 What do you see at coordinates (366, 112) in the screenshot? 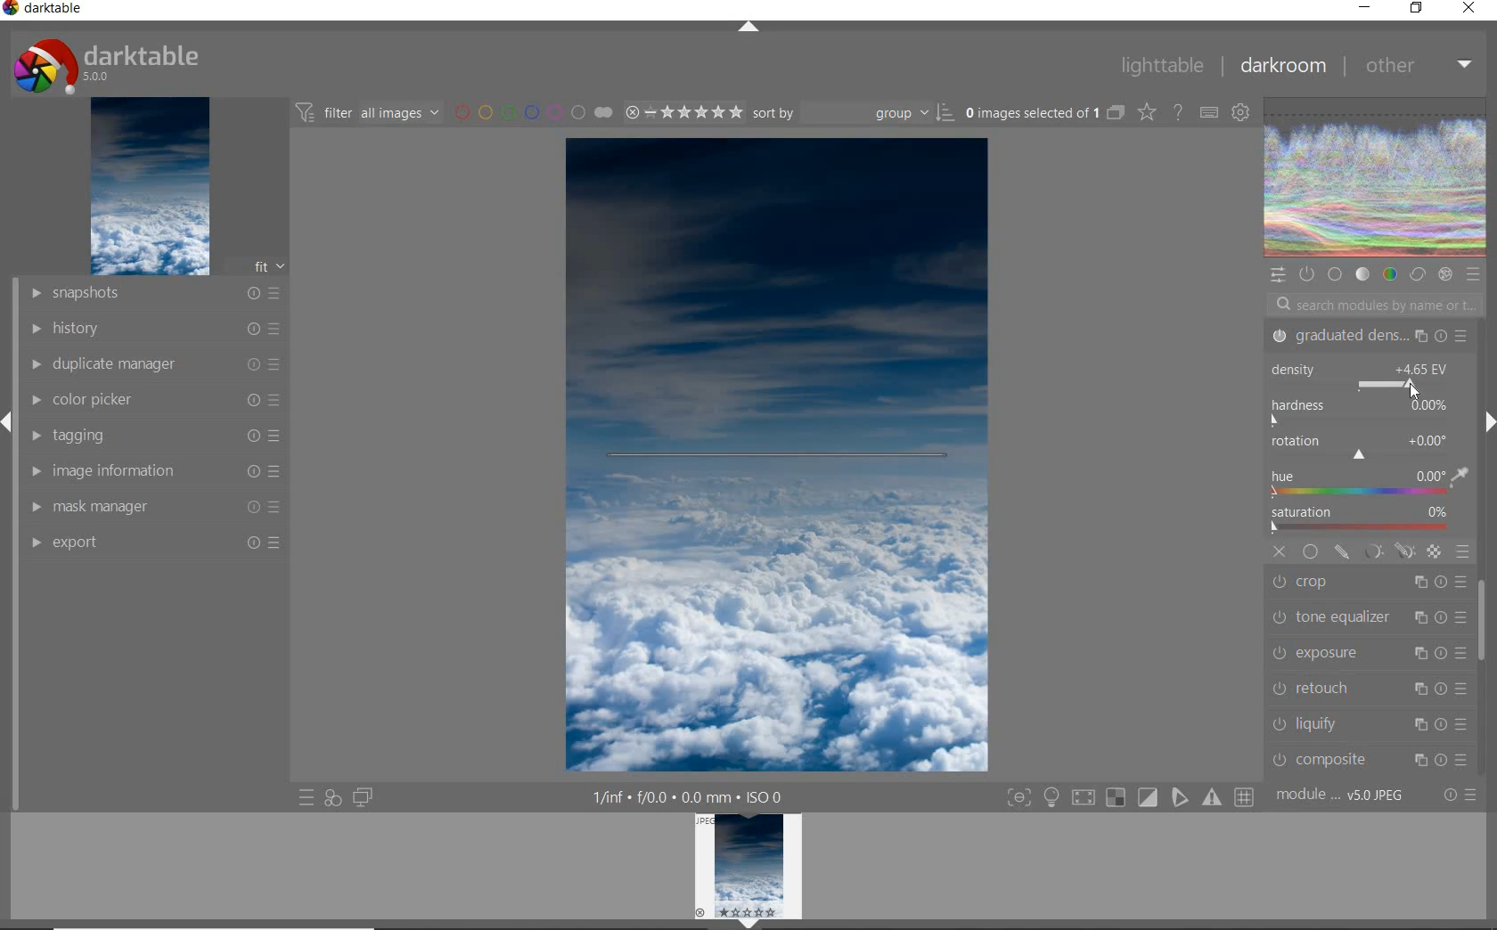
I see `FILTER ALL IMAGES` at bounding box center [366, 112].